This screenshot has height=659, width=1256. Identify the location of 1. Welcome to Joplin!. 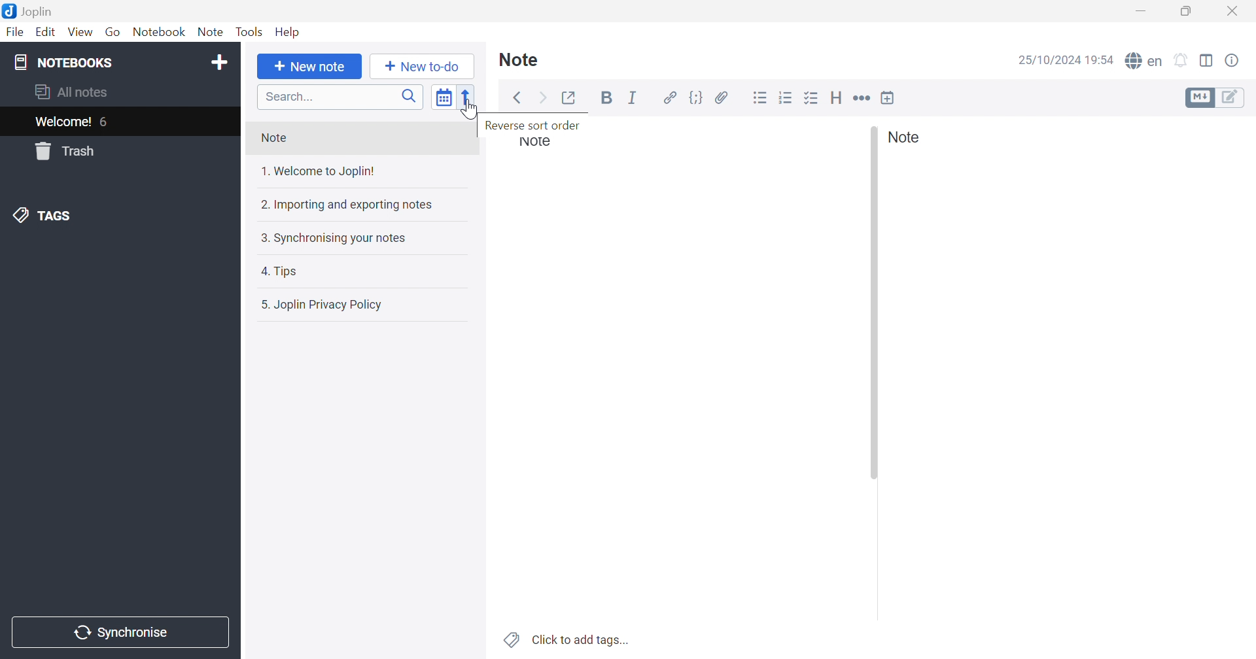
(319, 173).